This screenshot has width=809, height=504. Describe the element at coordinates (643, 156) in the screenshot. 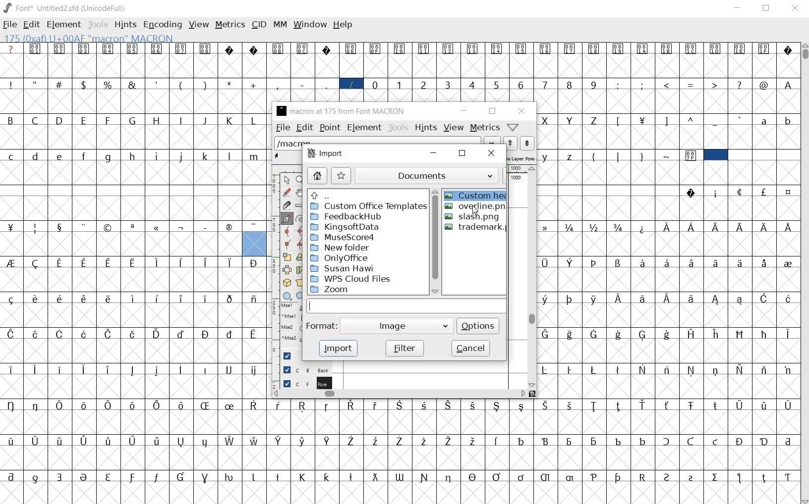

I see `}` at that location.